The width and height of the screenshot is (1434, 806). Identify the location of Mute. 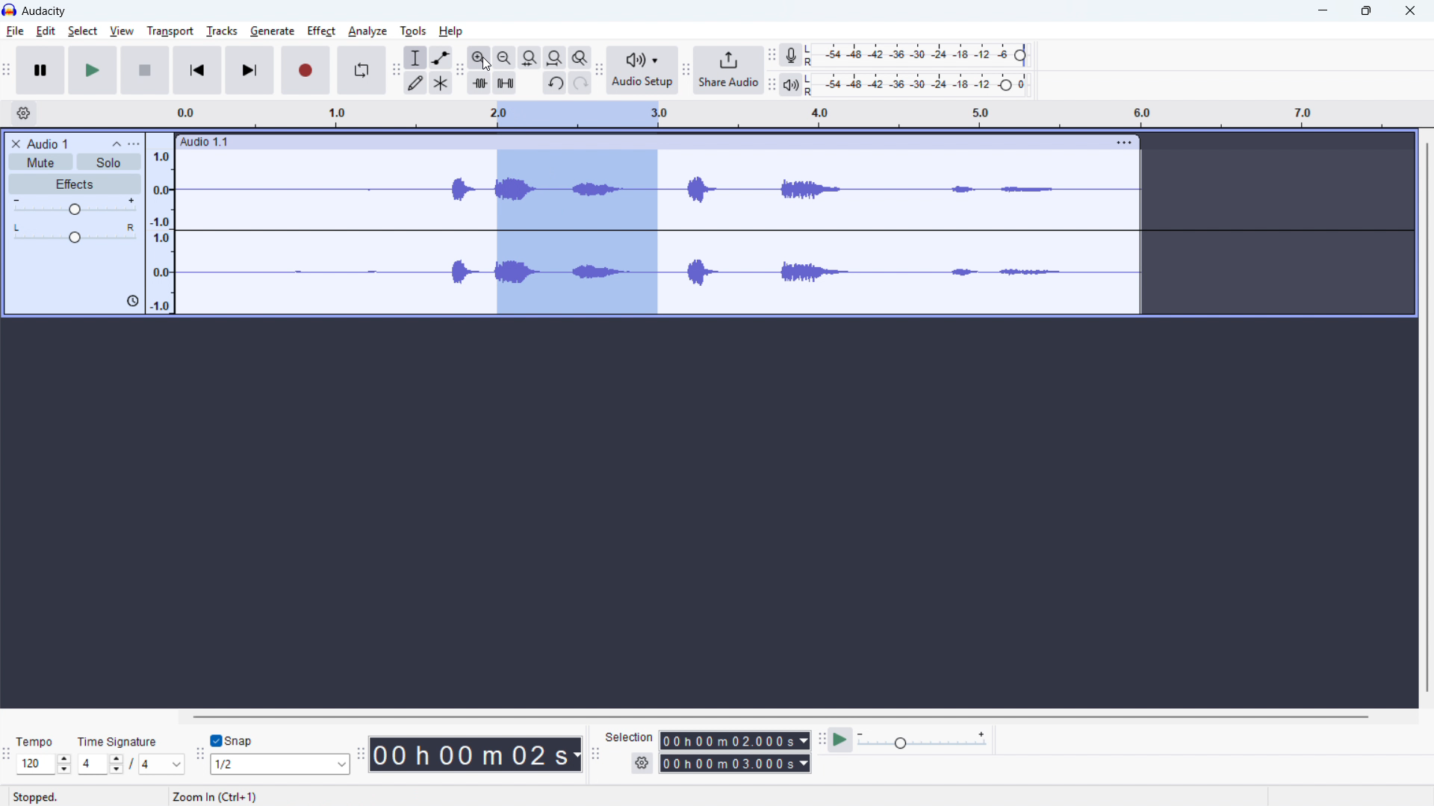
(40, 161).